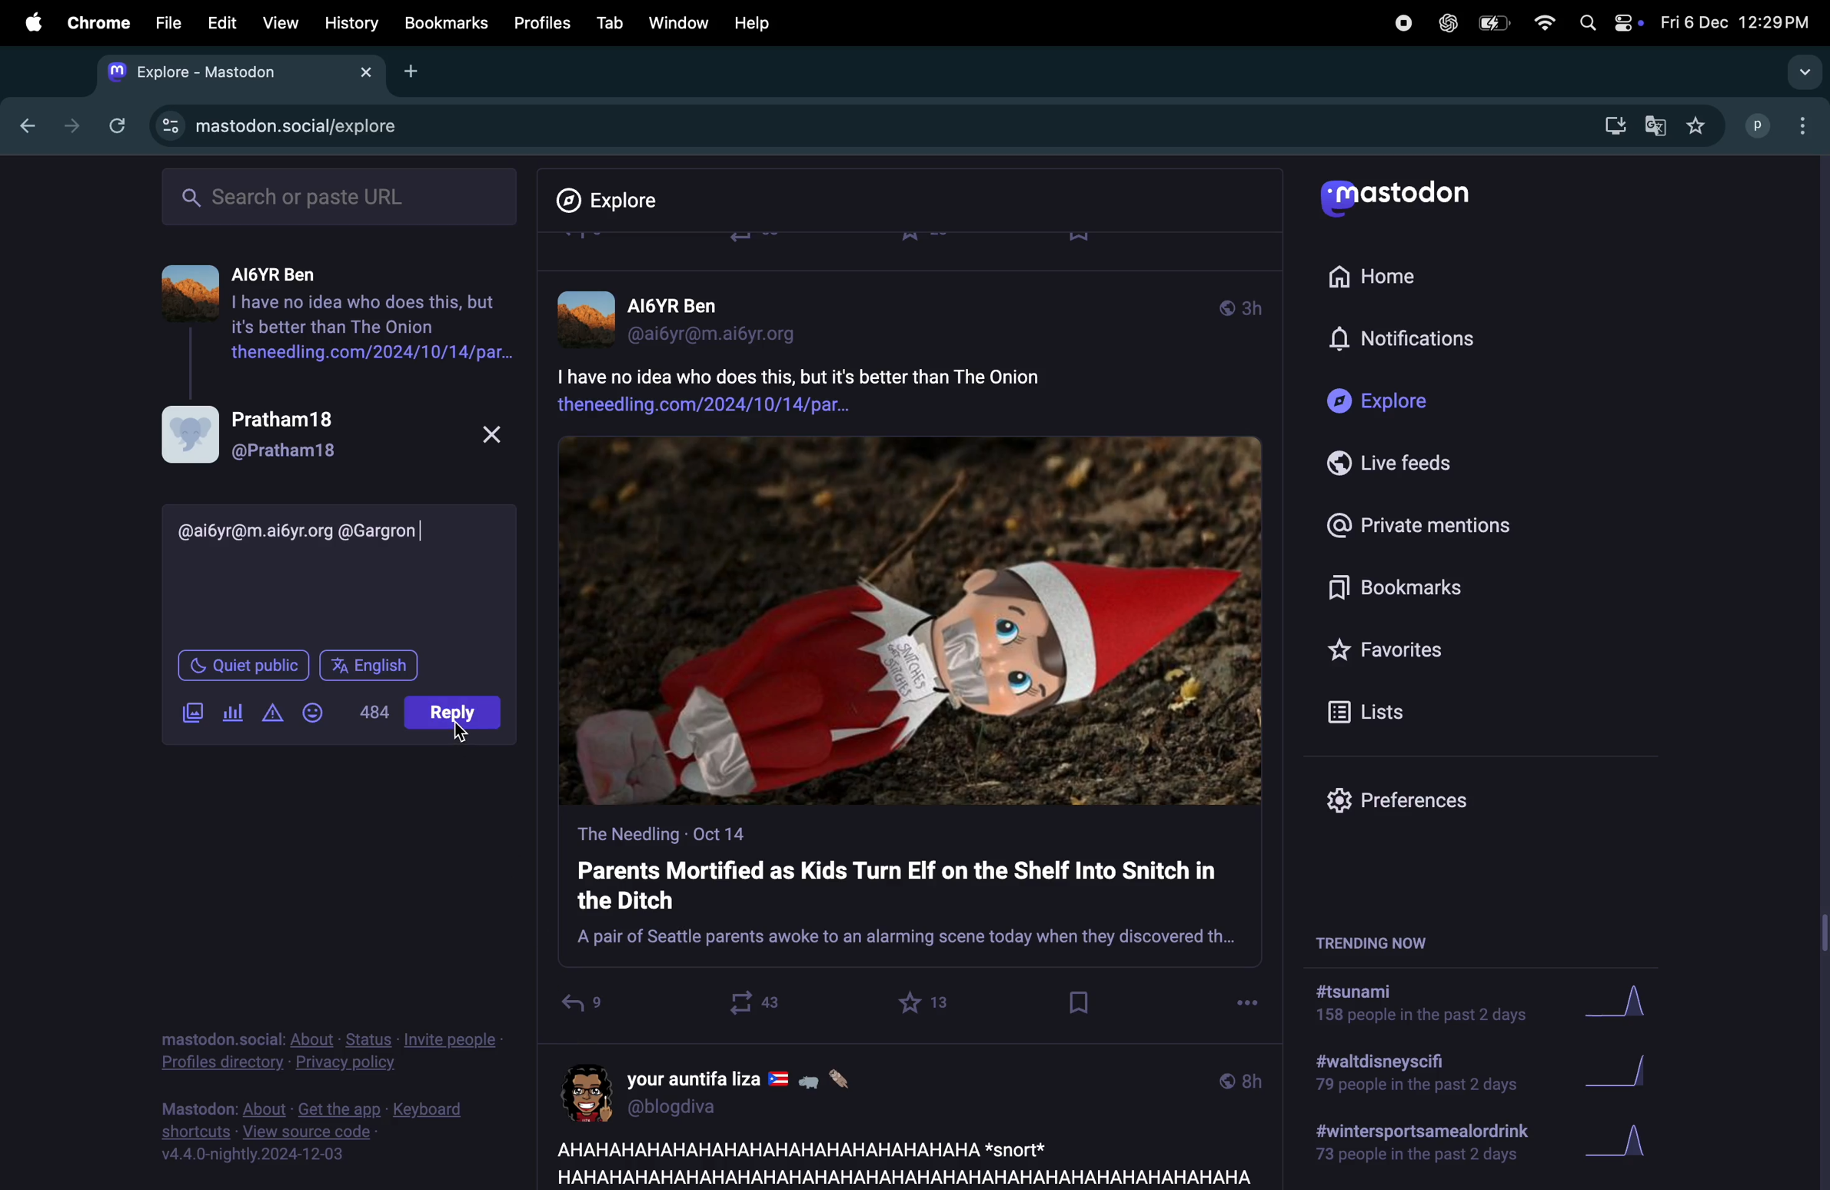 Image resolution: width=1830 pixels, height=1190 pixels. I want to click on image, so click(911, 622).